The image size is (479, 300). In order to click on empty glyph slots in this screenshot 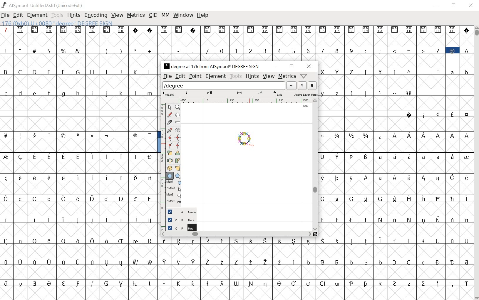, I will do `click(80, 230)`.